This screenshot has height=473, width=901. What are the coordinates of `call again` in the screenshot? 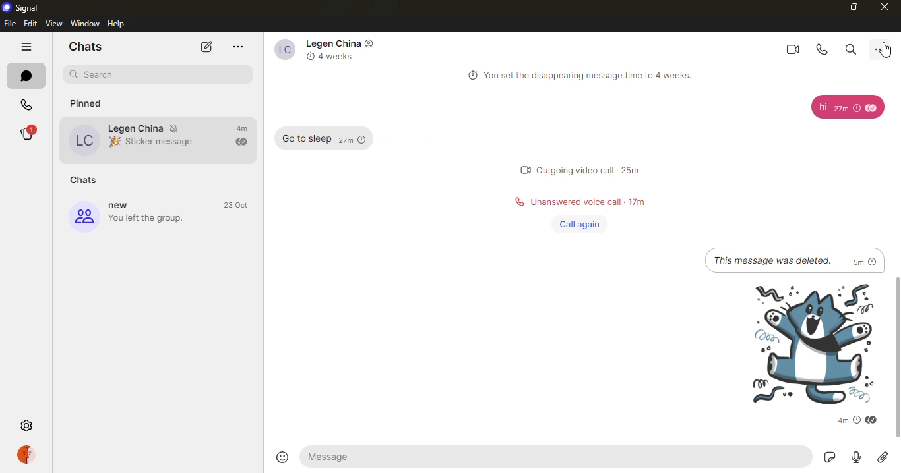 It's located at (577, 223).